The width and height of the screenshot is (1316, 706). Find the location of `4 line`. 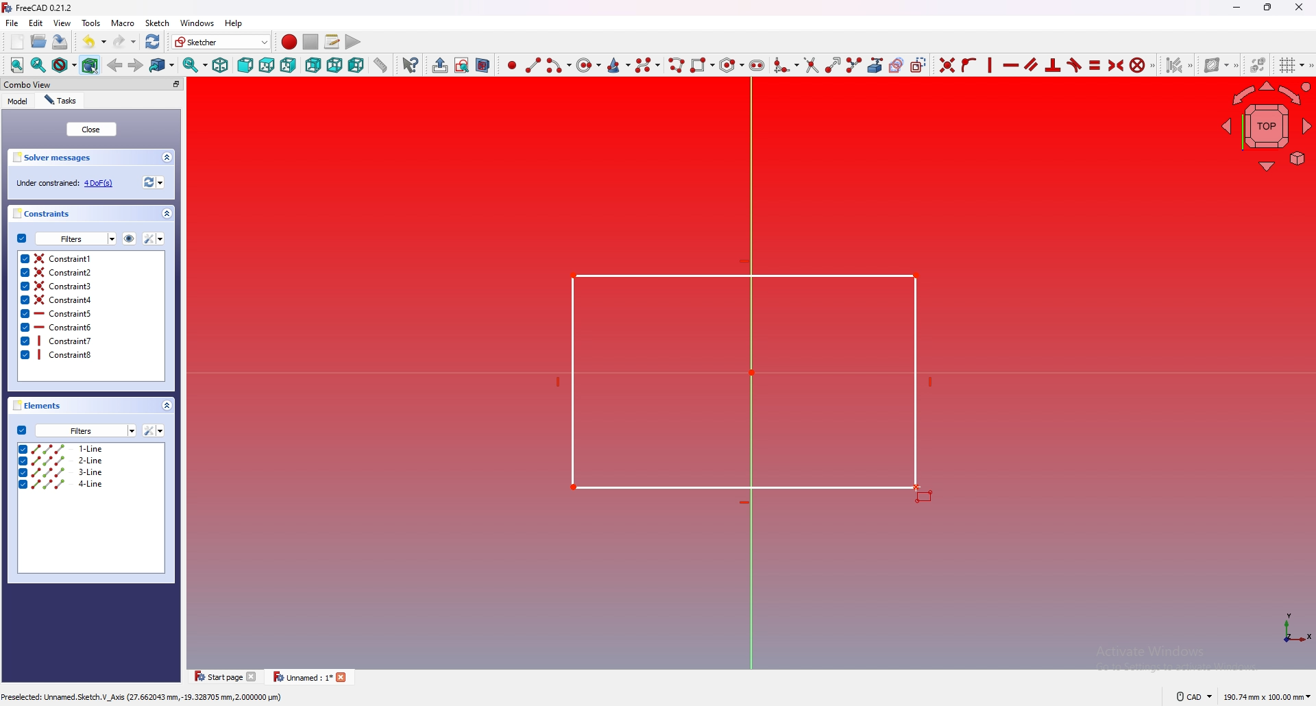

4 line is located at coordinates (90, 485).